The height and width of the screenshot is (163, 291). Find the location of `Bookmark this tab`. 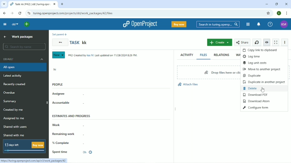

Bookmark this tab is located at coordinates (268, 13).